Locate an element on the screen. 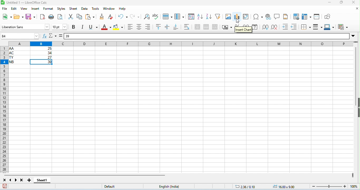  cursor is located at coordinates (238, 21).